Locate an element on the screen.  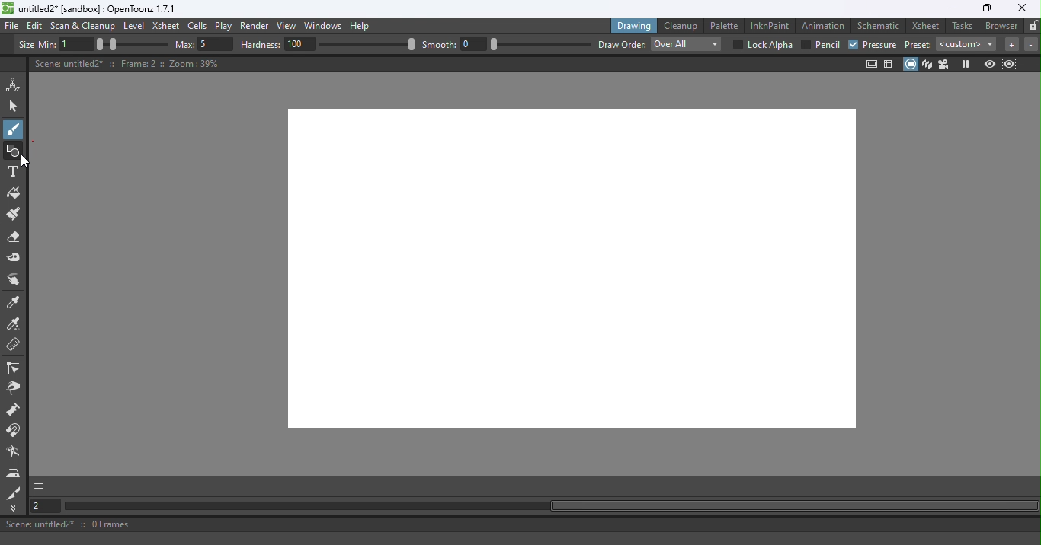
Hardness is located at coordinates (261, 45).